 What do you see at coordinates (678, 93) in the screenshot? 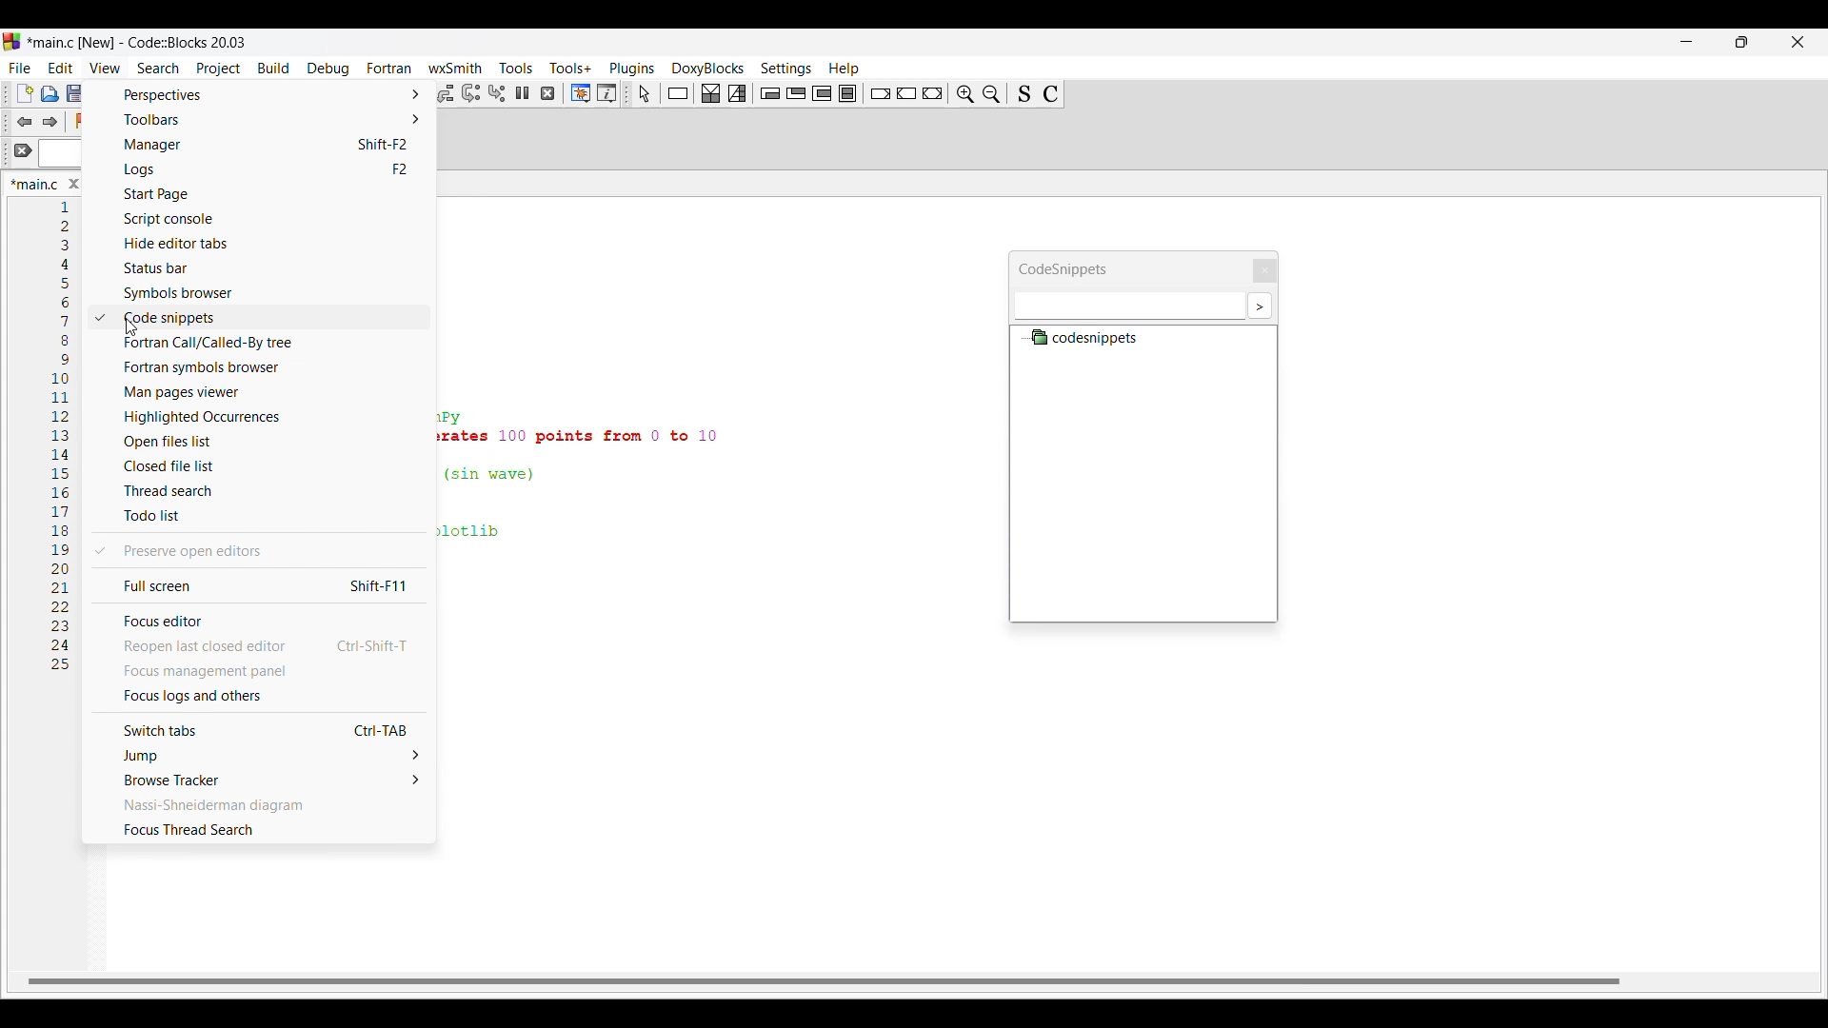
I see `Instruction` at bounding box center [678, 93].